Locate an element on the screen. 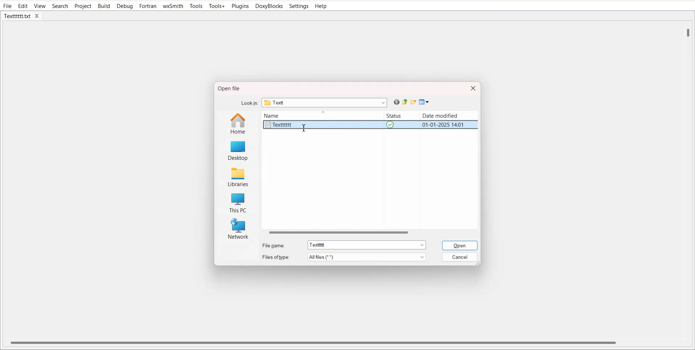 This screenshot has height=350, width=695. Horizontal scroll bar is located at coordinates (370, 233).